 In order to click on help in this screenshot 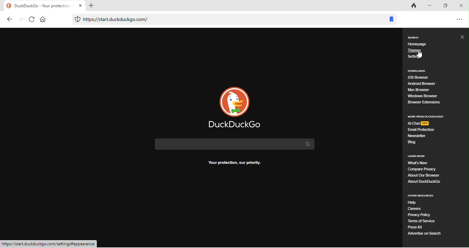, I will do `click(413, 202)`.